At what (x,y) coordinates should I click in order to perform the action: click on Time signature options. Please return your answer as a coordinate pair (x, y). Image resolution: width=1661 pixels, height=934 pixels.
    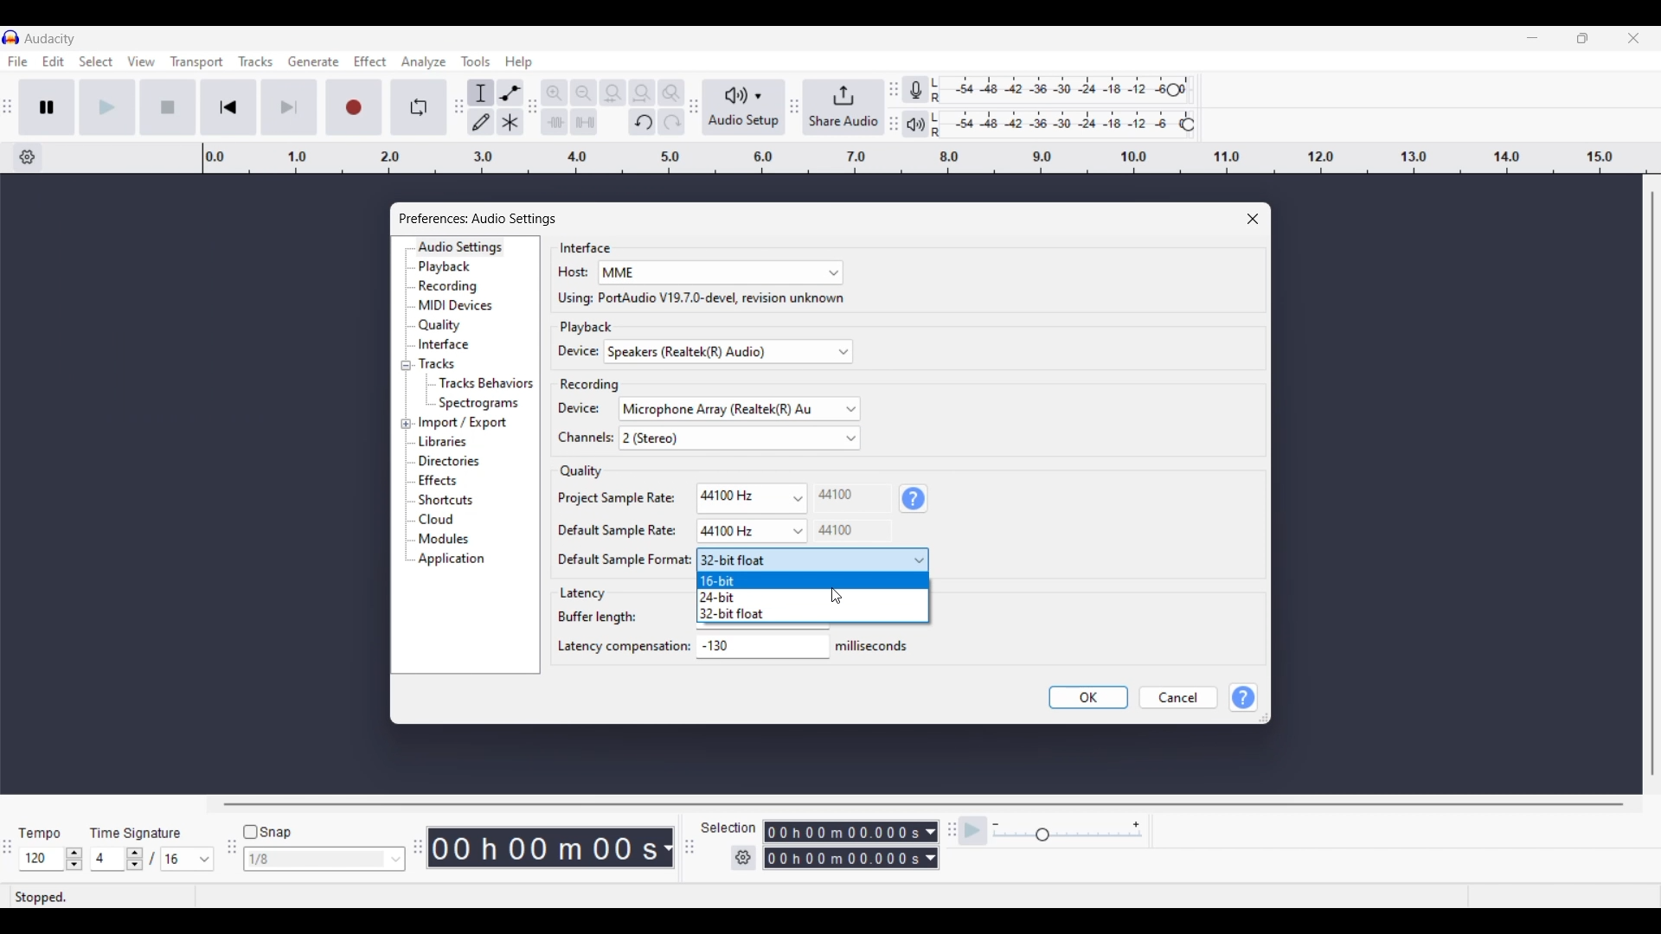
    Looking at the image, I should click on (205, 860).